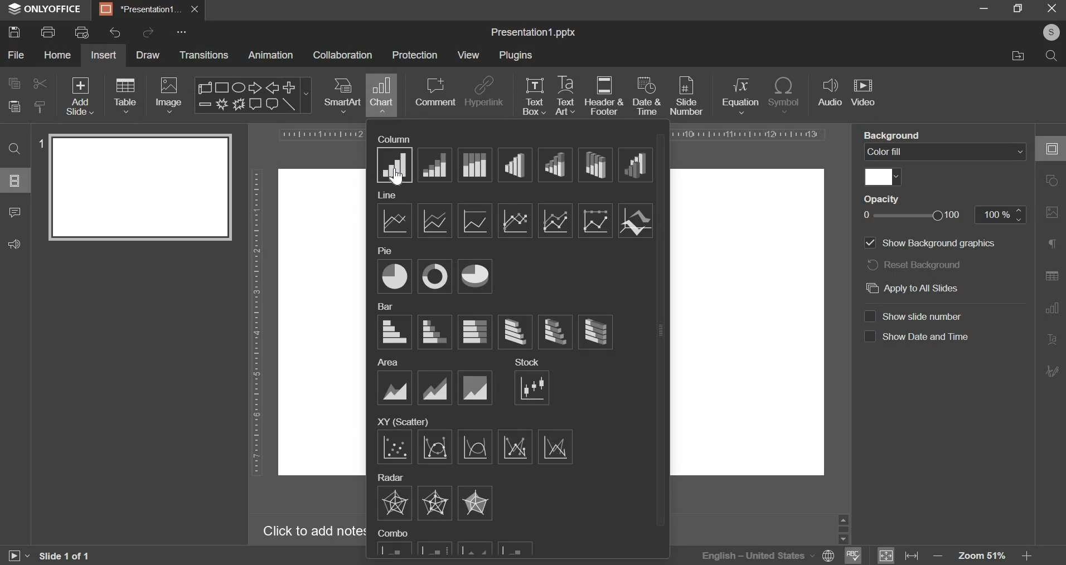 This screenshot has width=1066, height=565. Describe the element at coordinates (895, 134) in the screenshot. I see `background` at that location.